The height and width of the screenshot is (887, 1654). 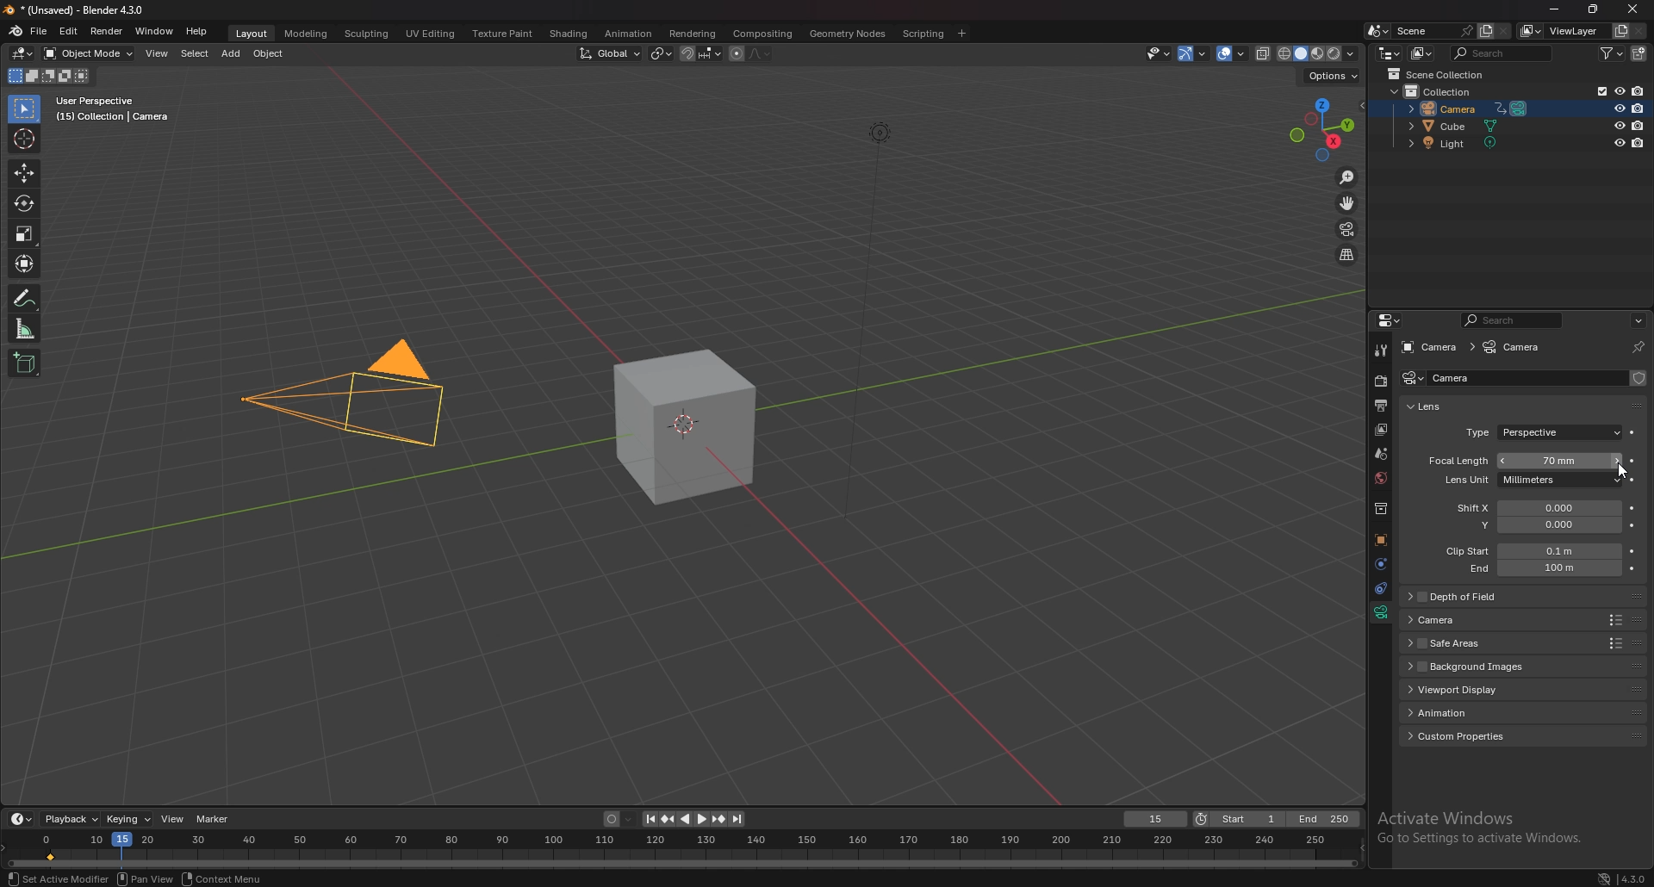 I want to click on texture paint, so click(x=503, y=34).